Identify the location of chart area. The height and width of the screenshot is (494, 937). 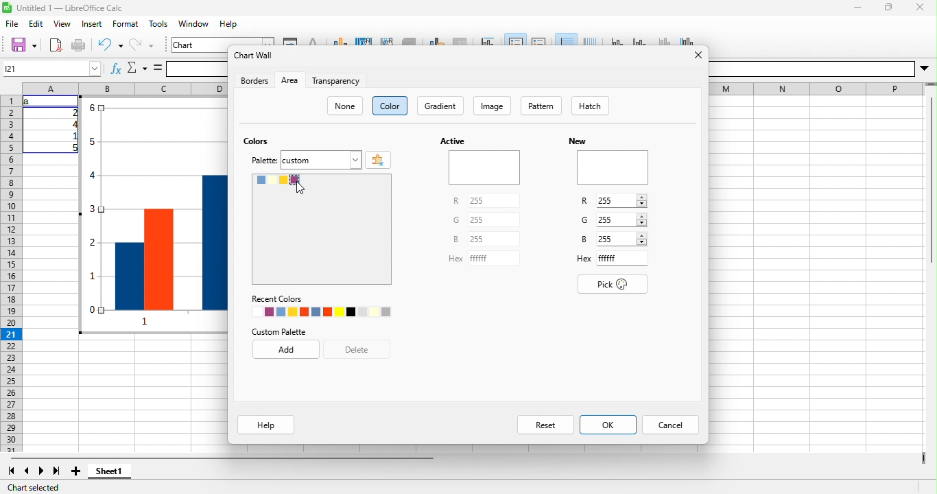
(223, 41).